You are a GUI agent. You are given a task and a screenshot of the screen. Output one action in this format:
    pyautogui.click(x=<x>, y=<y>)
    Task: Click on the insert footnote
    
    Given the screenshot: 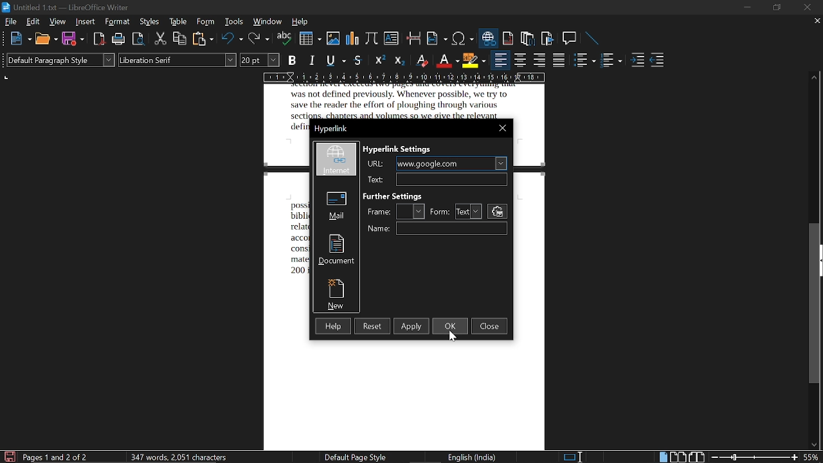 What is the action you would take?
    pyautogui.click(x=509, y=38)
    